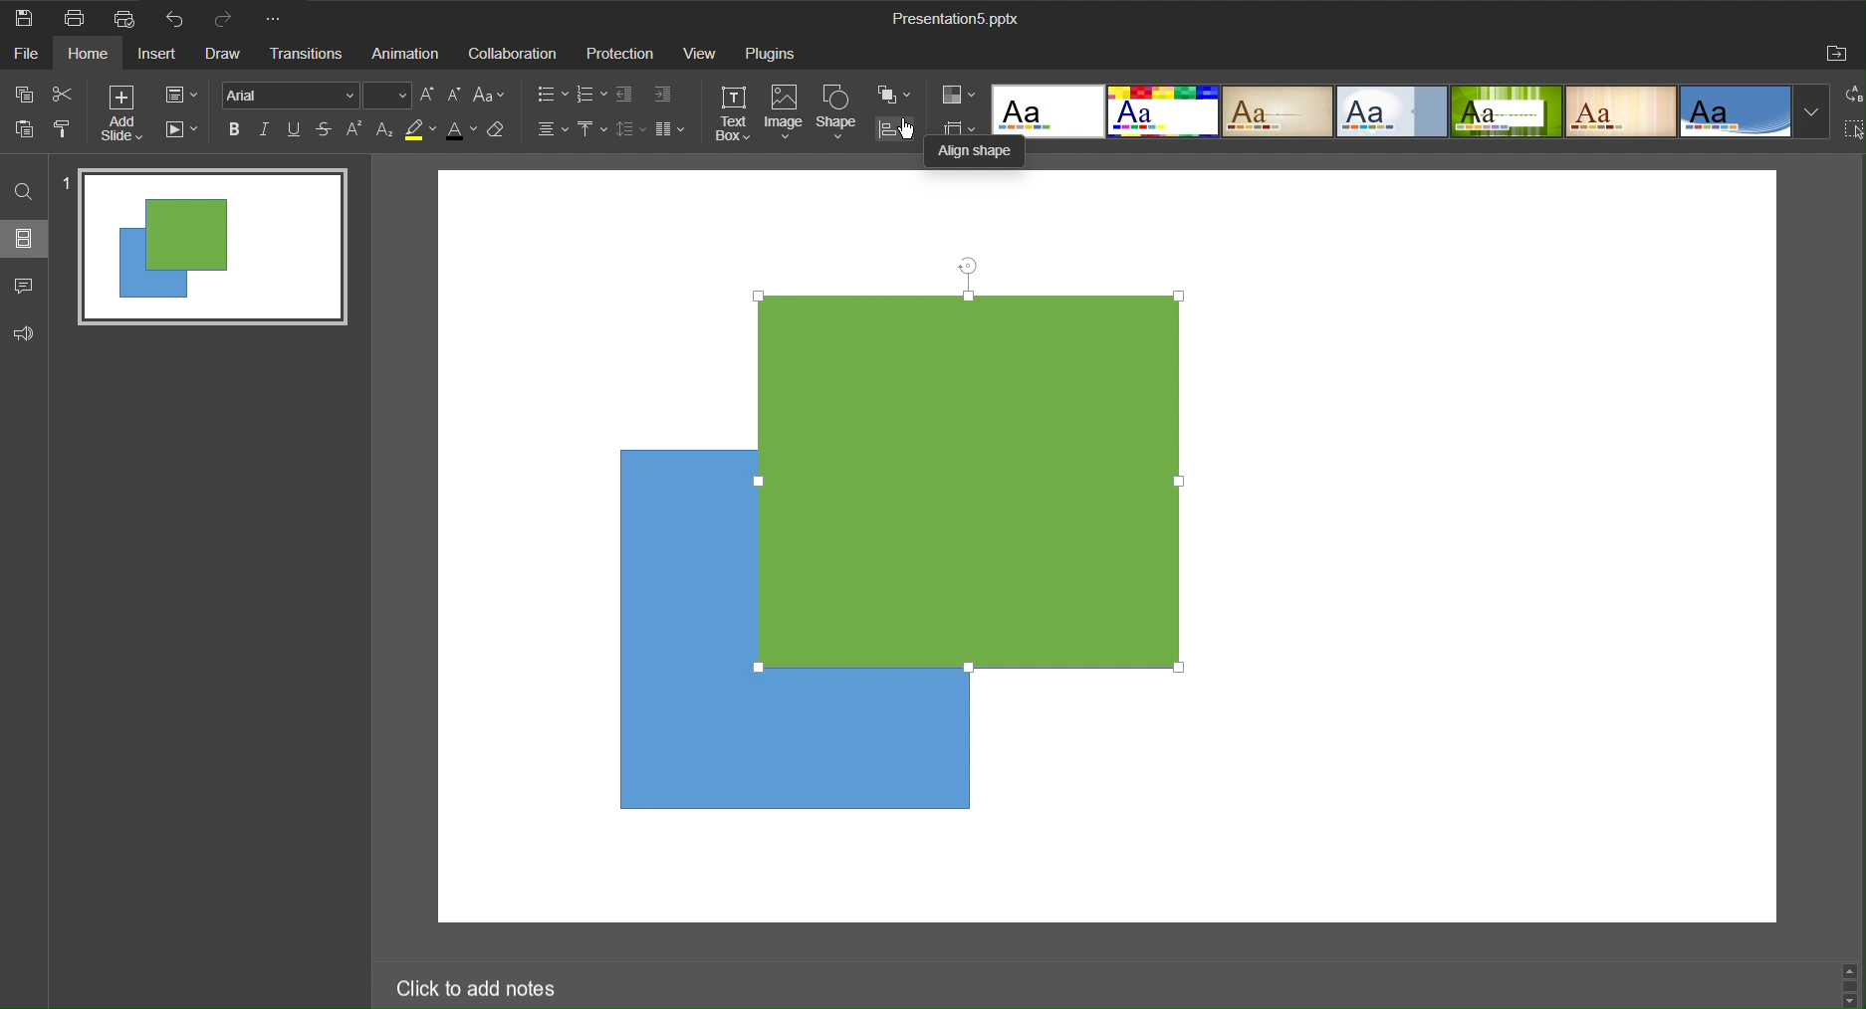  I want to click on Draw, so click(230, 55).